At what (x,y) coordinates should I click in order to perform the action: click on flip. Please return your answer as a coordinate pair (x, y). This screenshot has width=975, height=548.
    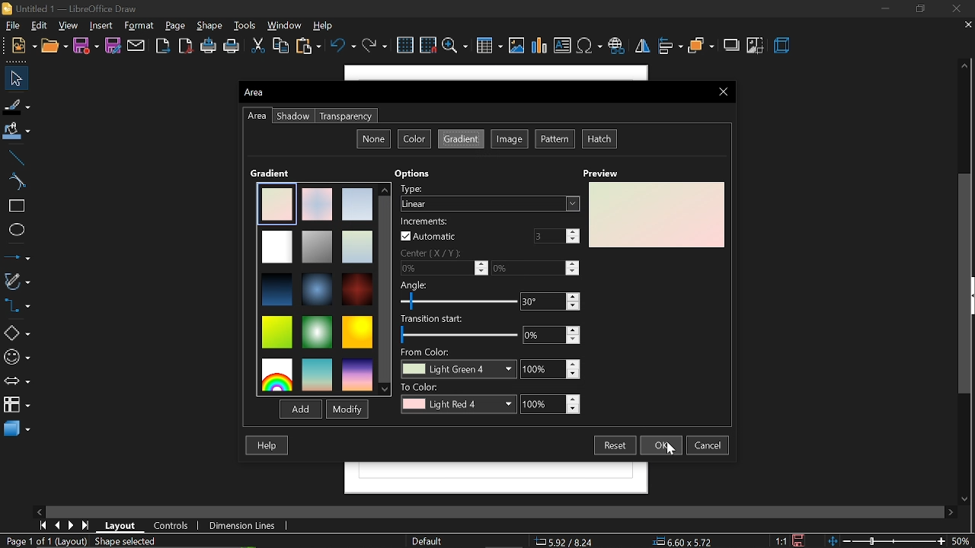
    Looking at the image, I should click on (644, 48).